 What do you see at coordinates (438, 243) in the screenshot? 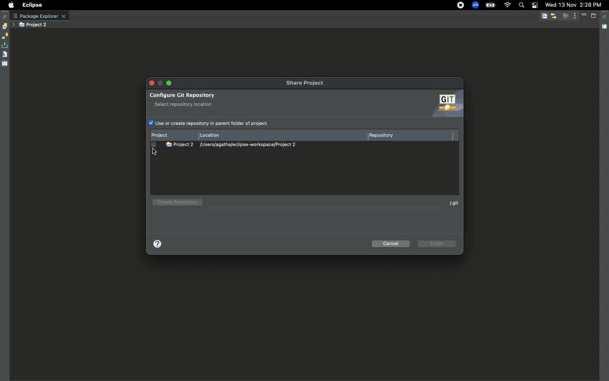
I see `Finish` at bounding box center [438, 243].